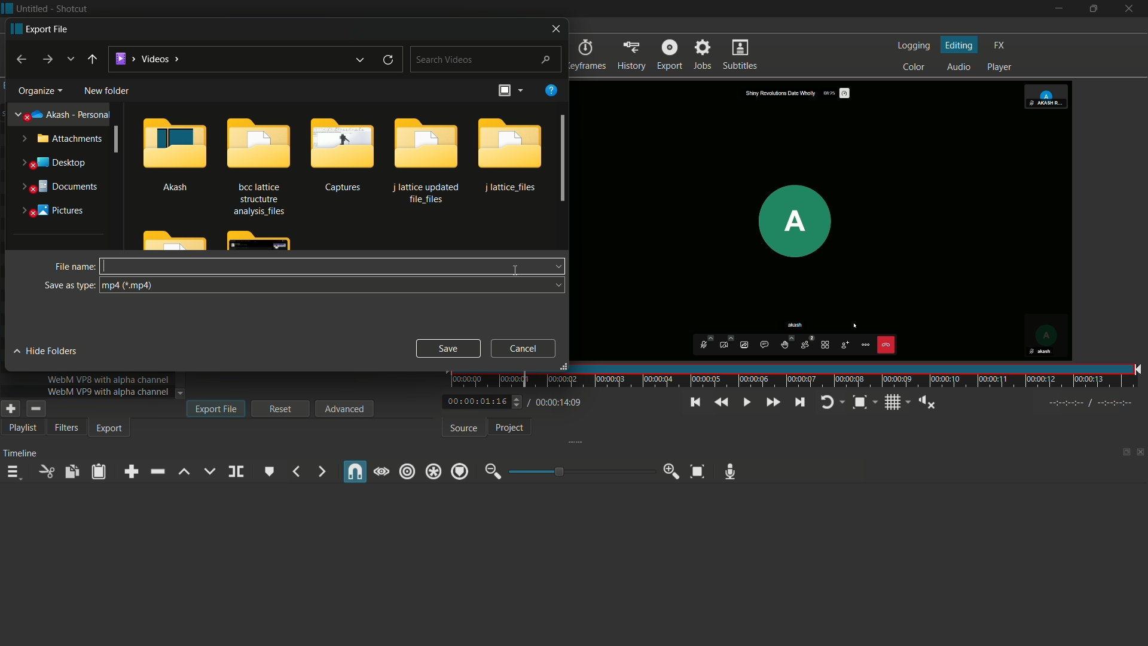 This screenshot has height=646, width=1148. Describe the element at coordinates (105, 266) in the screenshot. I see `cursor` at that location.